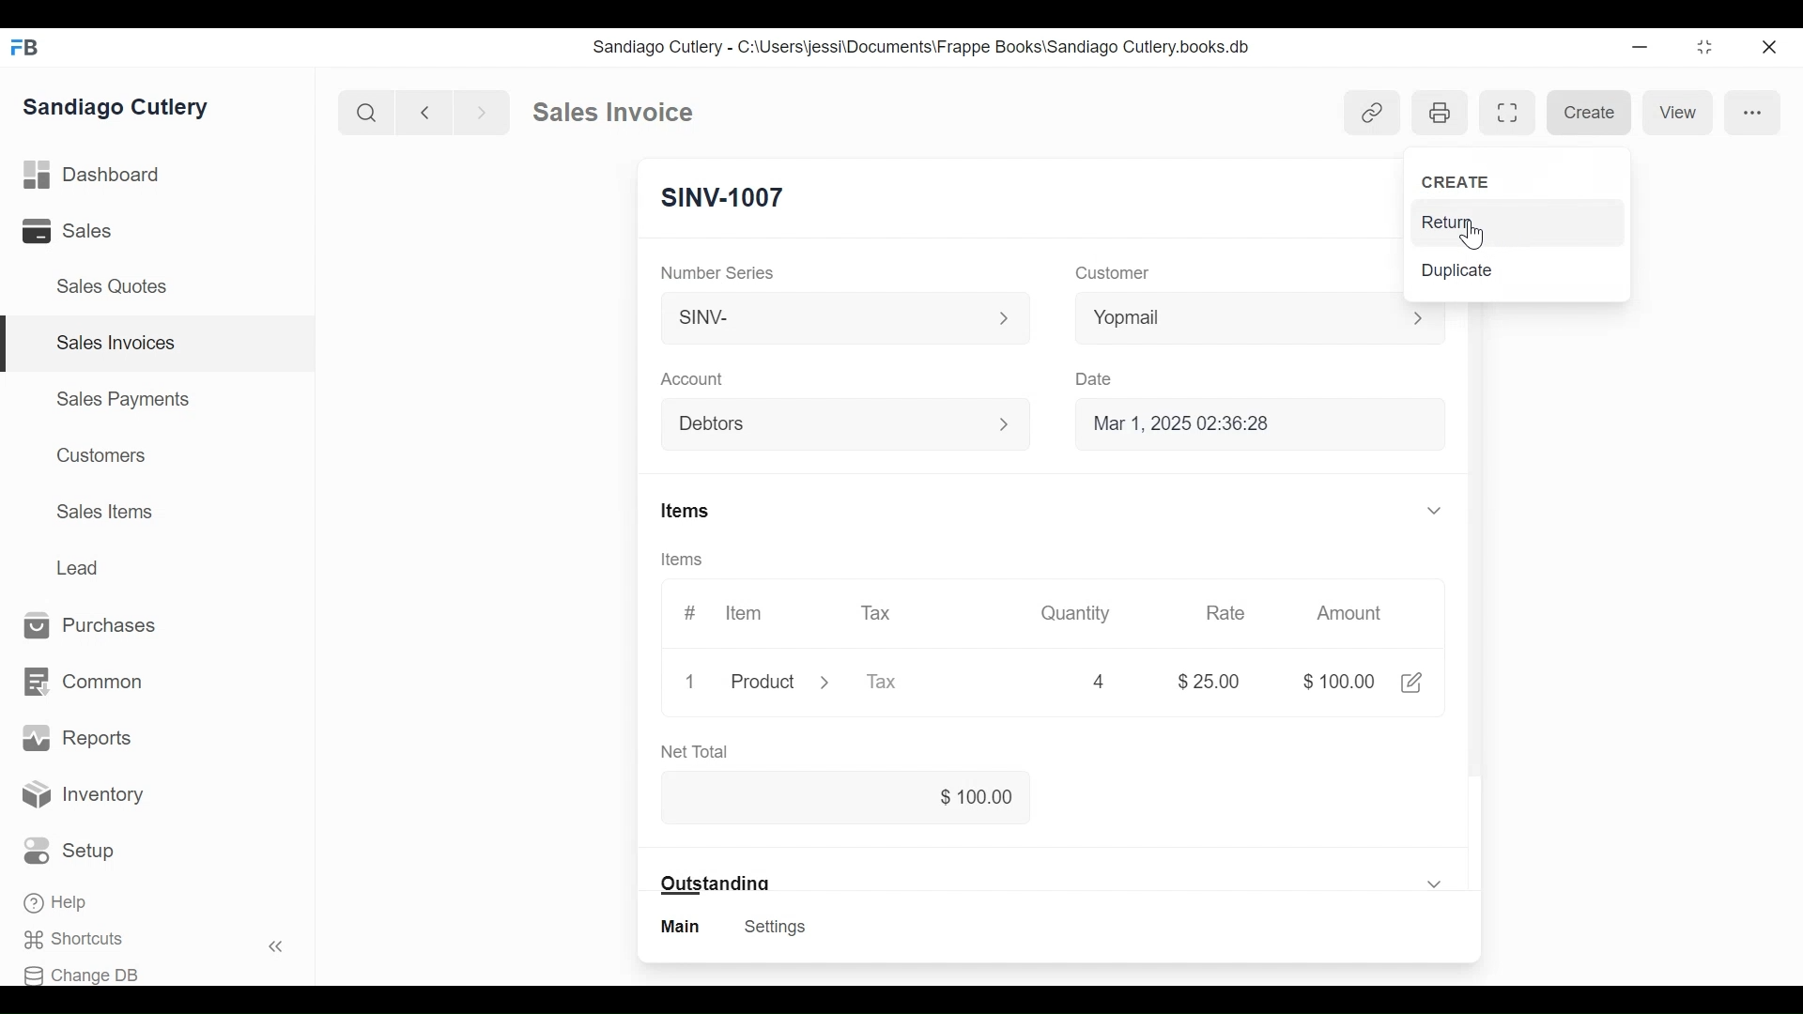  Describe the element at coordinates (116, 105) in the screenshot. I see `Sandiago Cutlery` at that location.